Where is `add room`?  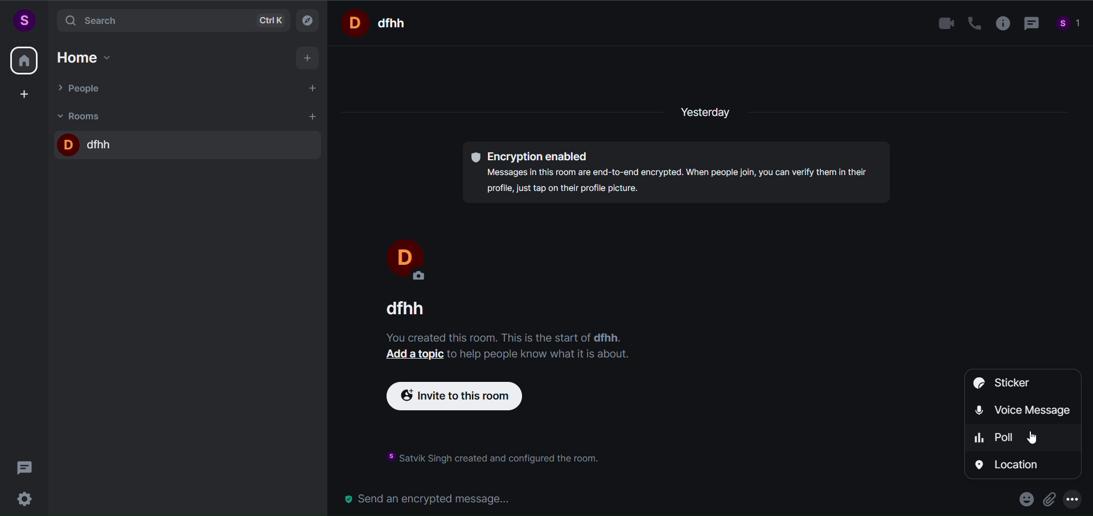
add room is located at coordinates (314, 116).